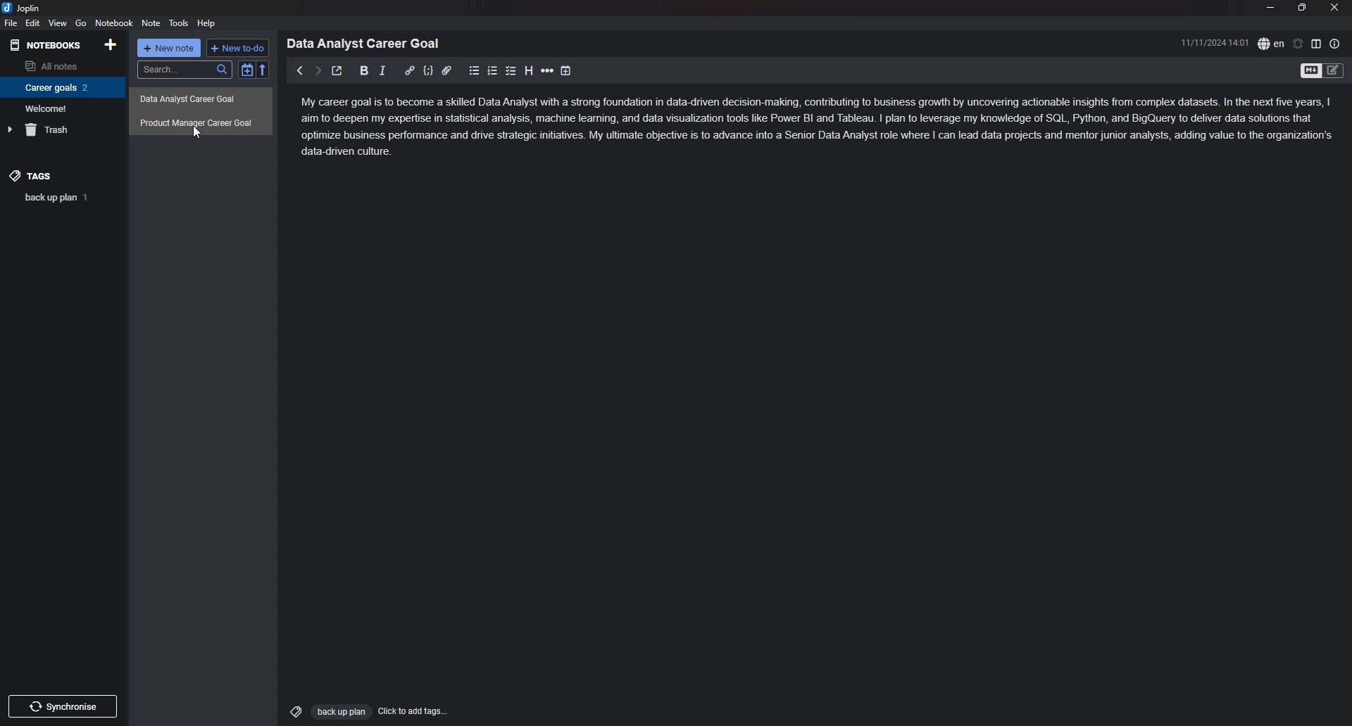  I want to click on notebook, so click(114, 23).